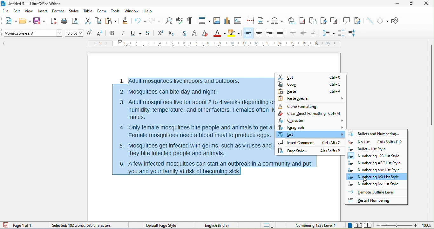 The height and width of the screenshot is (229, 434). What do you see at coordinates (204, 20) in the screenshot?
I see `table` at bounding box center [204, 20].